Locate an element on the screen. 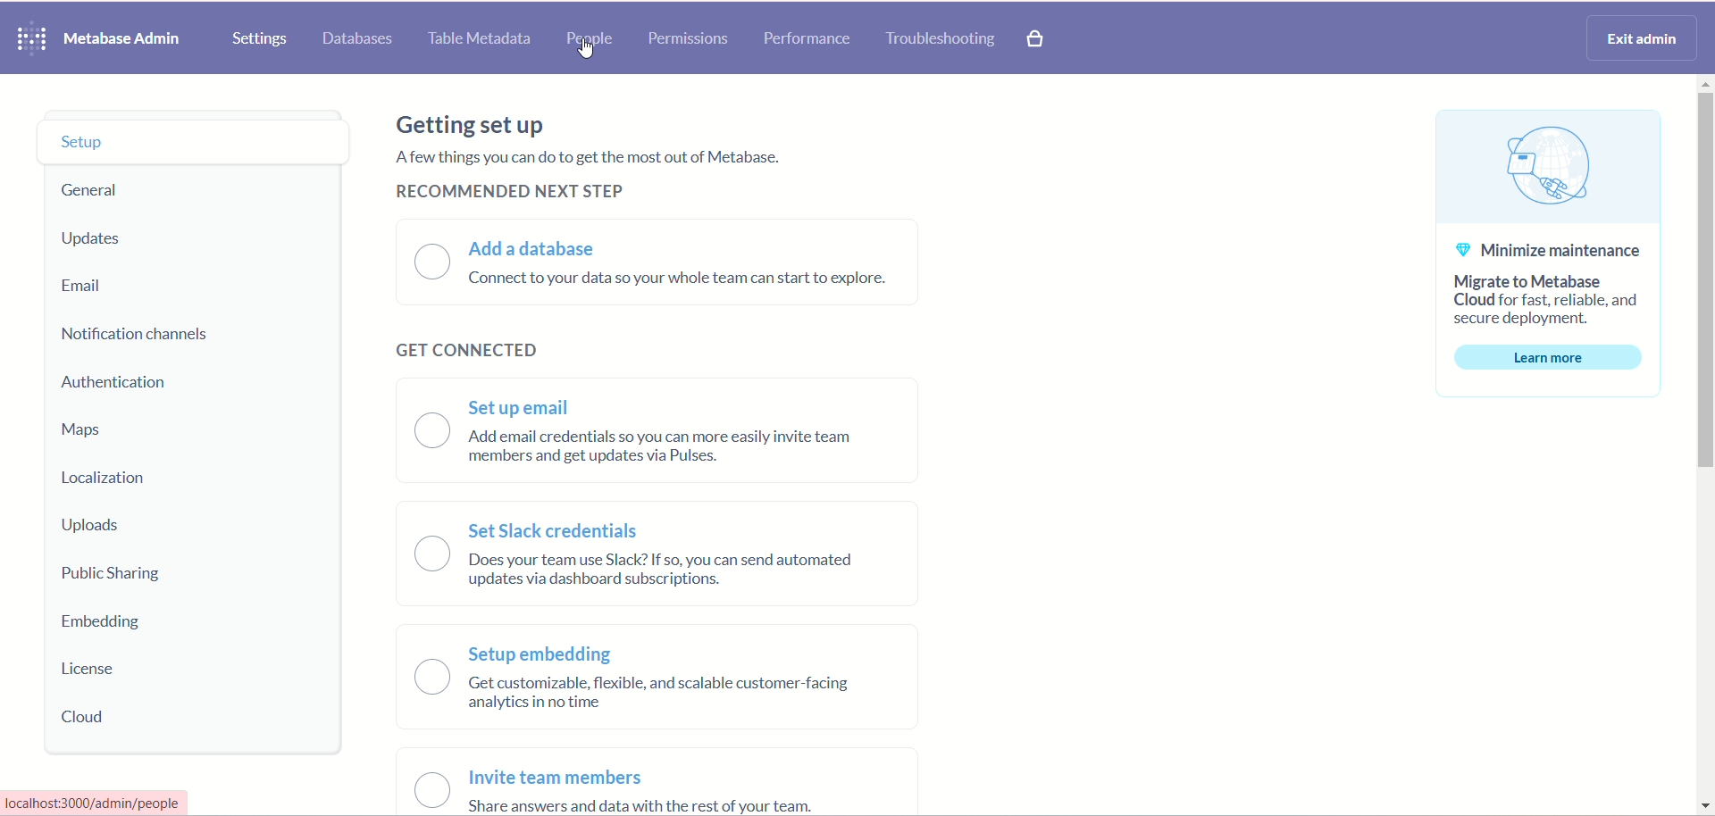  text is located at coordinates (594, 156).